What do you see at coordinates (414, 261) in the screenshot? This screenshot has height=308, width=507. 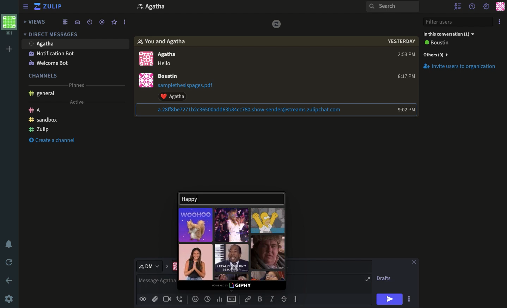 I see `Close` at bounding box center [414, 261].